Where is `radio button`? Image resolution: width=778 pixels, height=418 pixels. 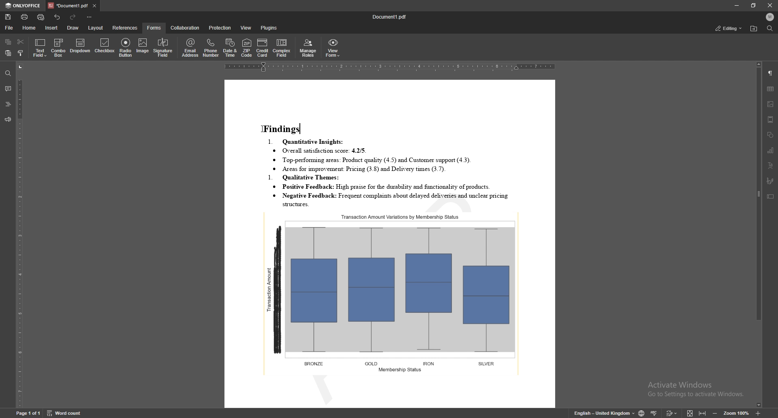 radio button is located at coordinates (125, 48).